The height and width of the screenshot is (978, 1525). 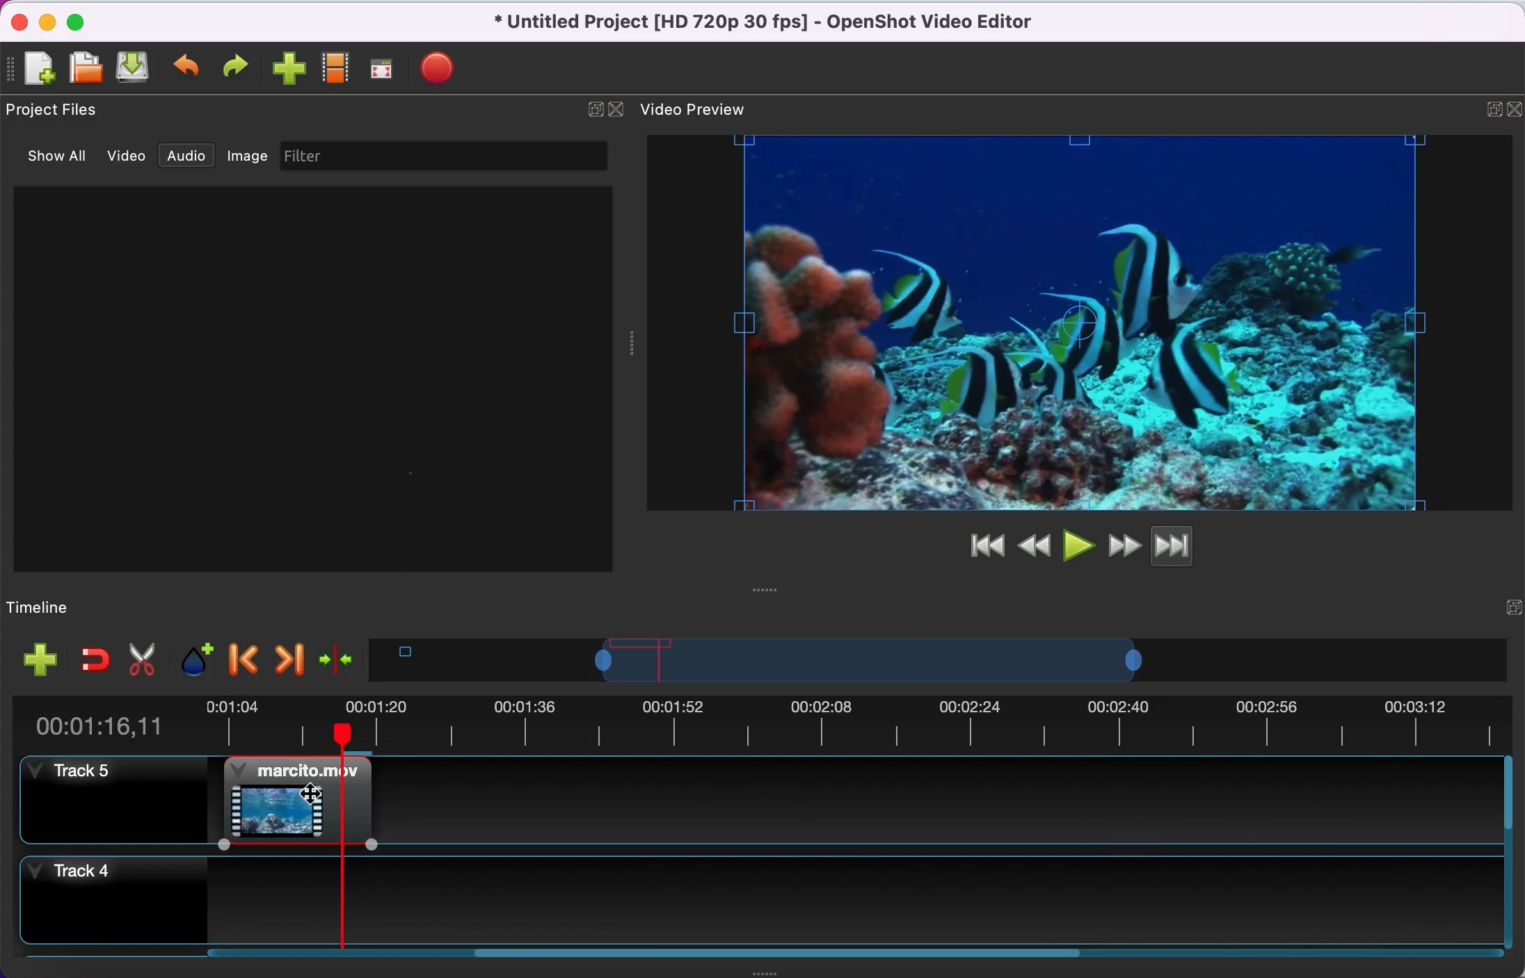 I want to click on expand/hide, so click(x=1512, y=603).